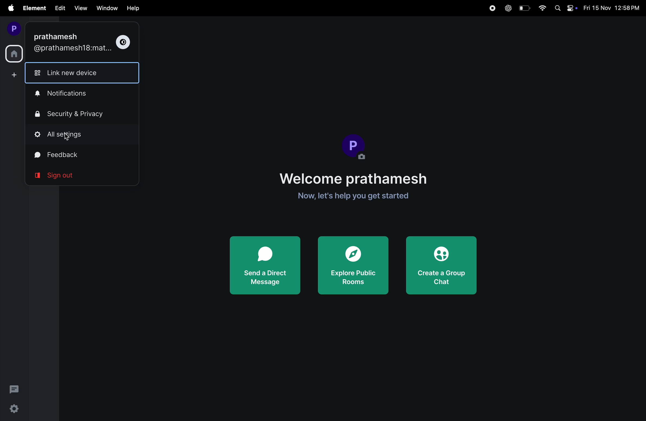  Describe the element at coordinates (543, 8) in the screenshot. I see `wifi` at that location.